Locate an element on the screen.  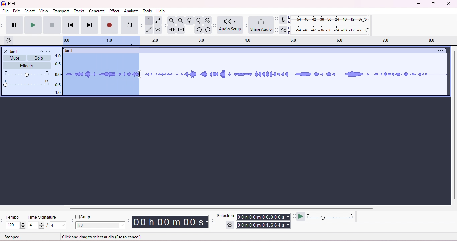
previous is located at coordinates (70, 25).